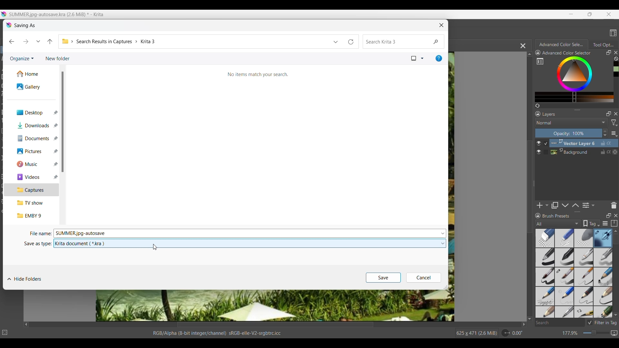 The width and height of the screenshot is (619, 348). What do you see at coordinates (565, 205) in the screenshot?
I see `Move layer/mask down` at bounding box center [565, 205].